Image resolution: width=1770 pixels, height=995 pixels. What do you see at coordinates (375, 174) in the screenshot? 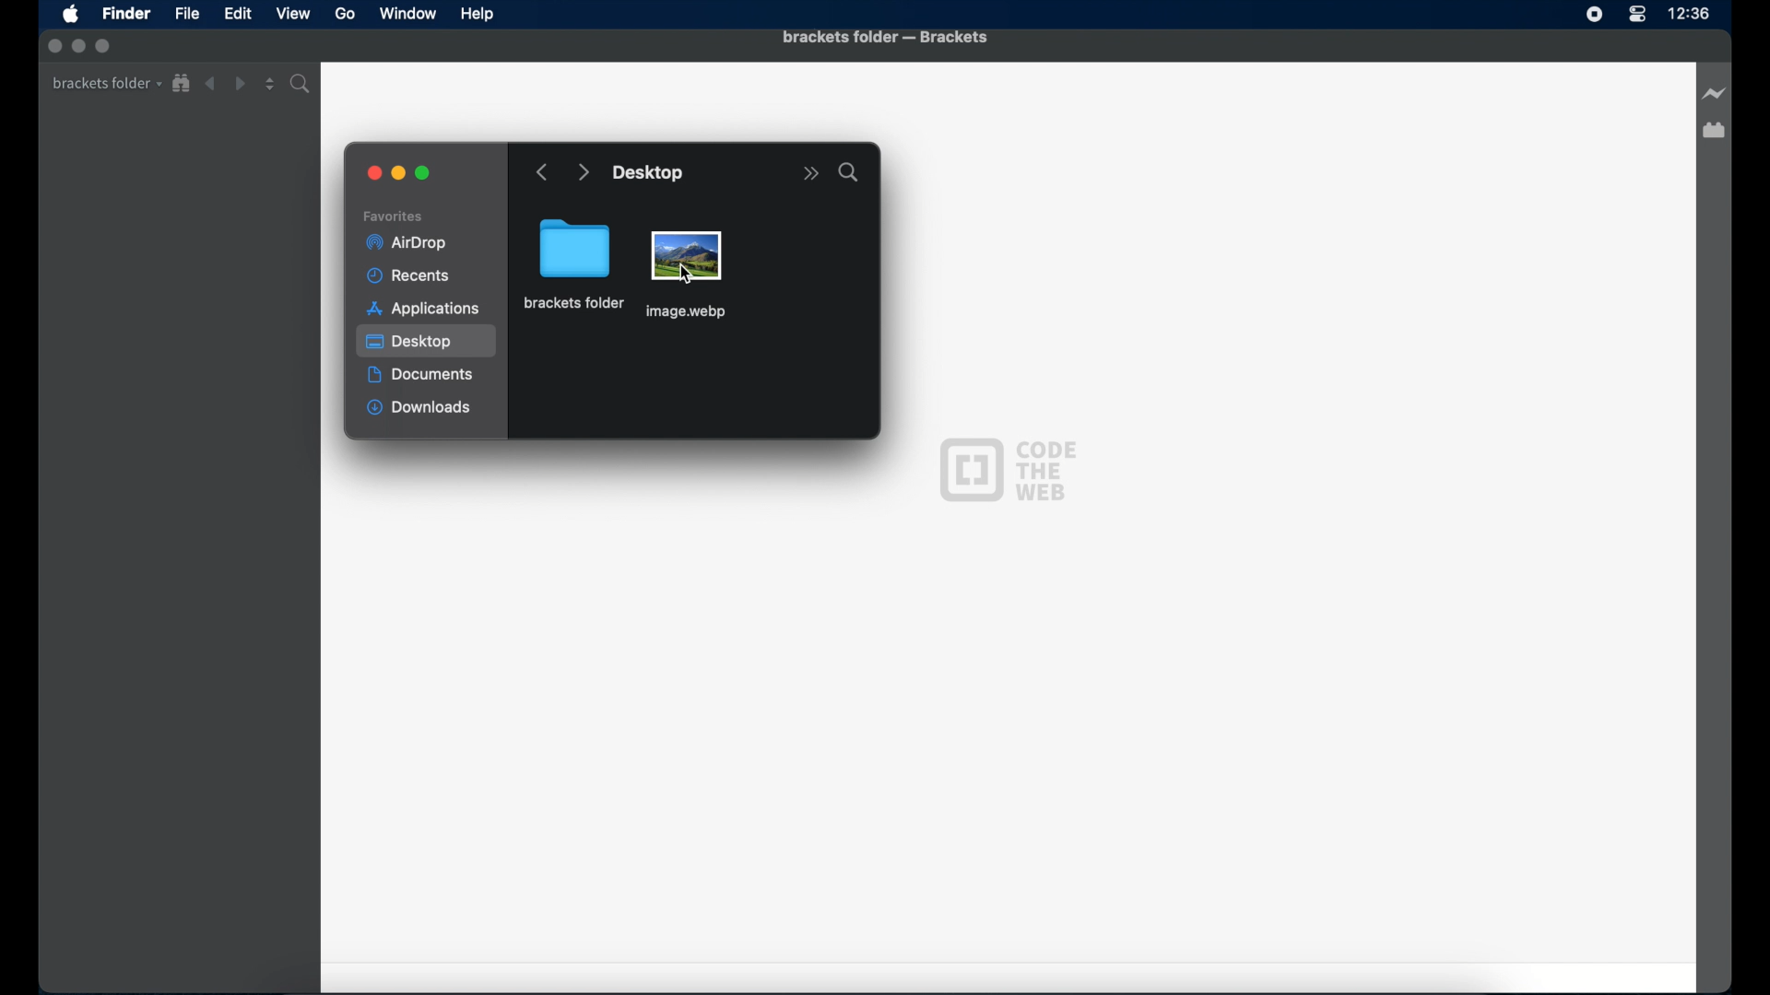
I see `close` at bounding box center [375, 174].